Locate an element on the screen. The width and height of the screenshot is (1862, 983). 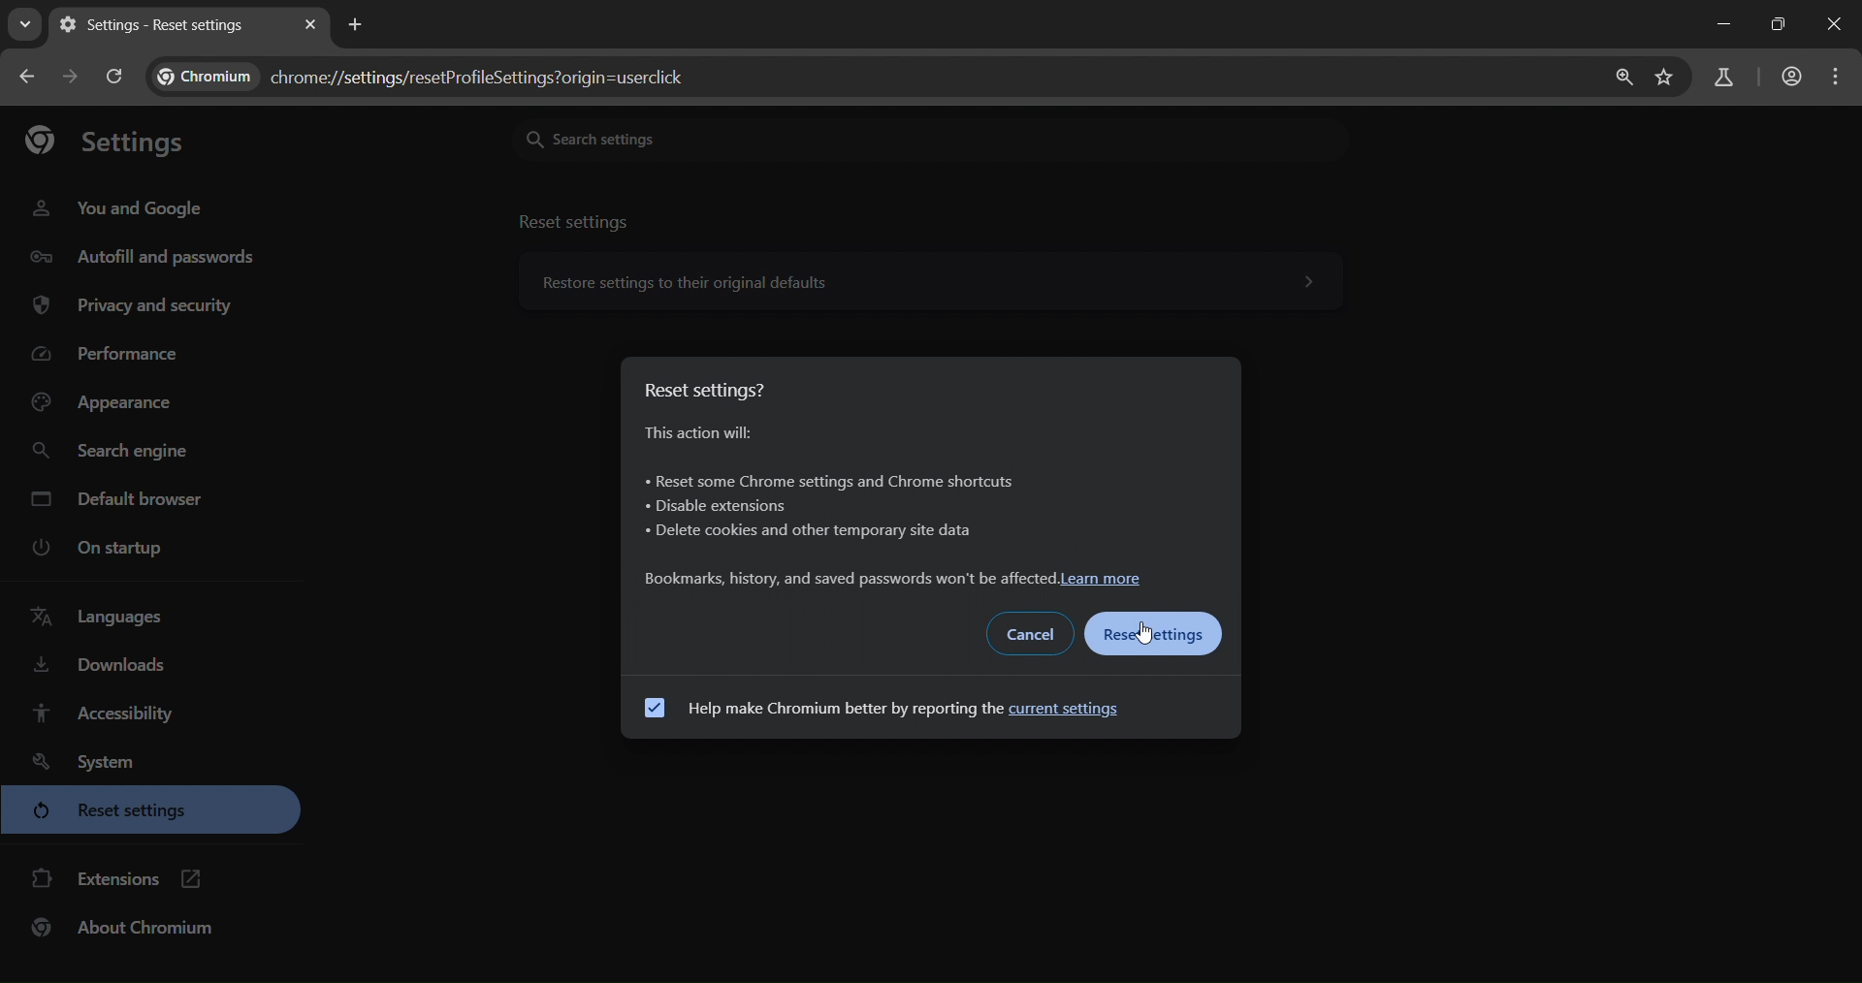
text is located at coordinates (426, 77).